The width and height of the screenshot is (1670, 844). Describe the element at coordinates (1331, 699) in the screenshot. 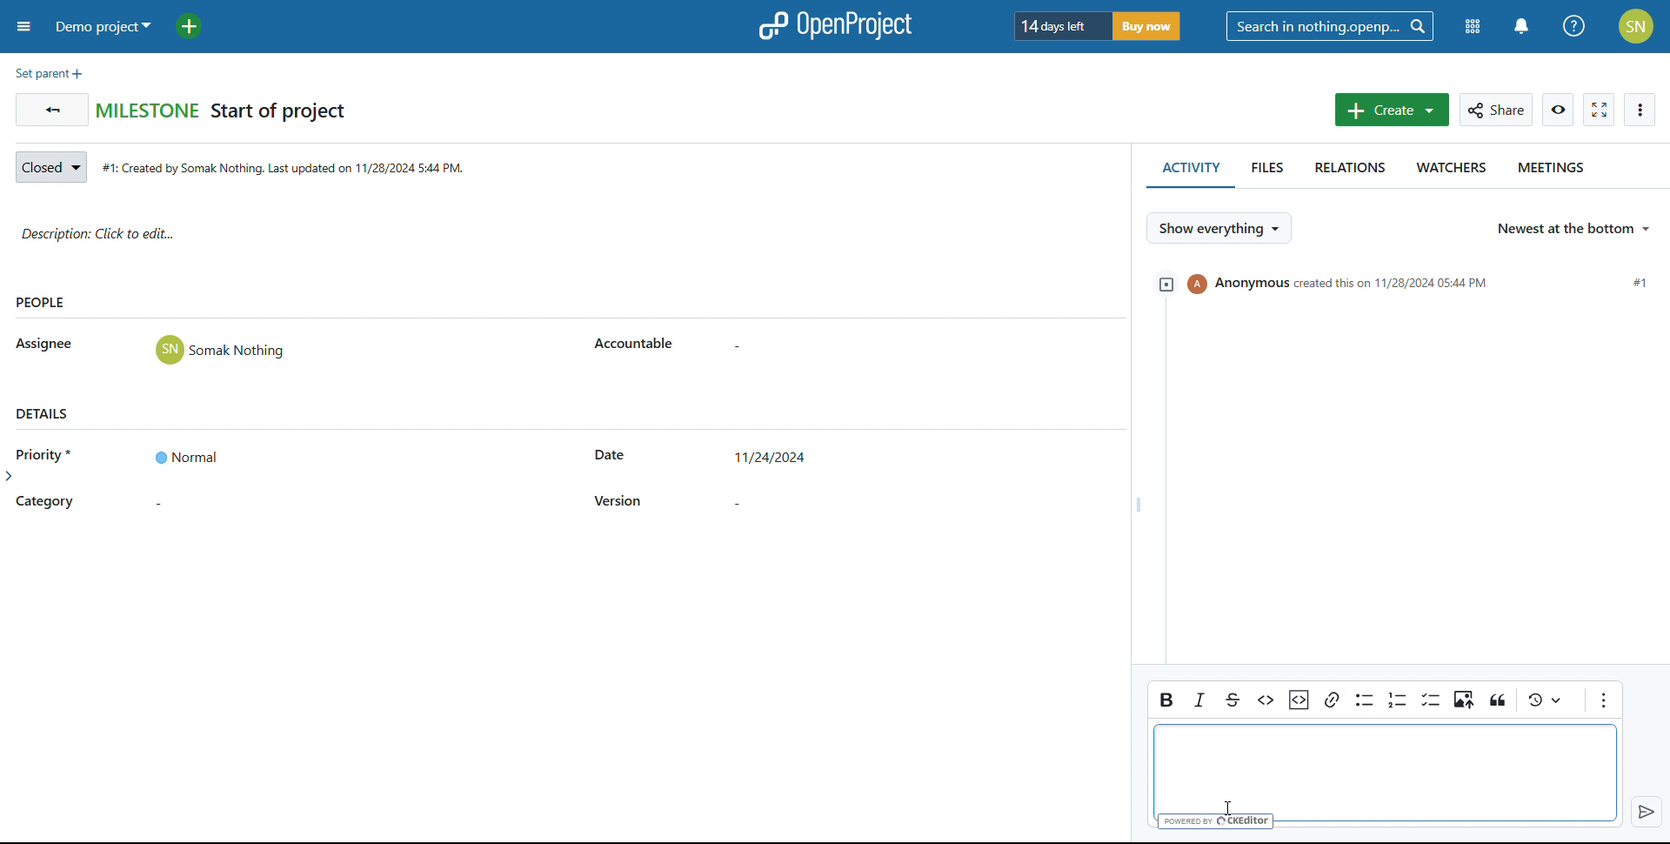

I see `link` at that location.